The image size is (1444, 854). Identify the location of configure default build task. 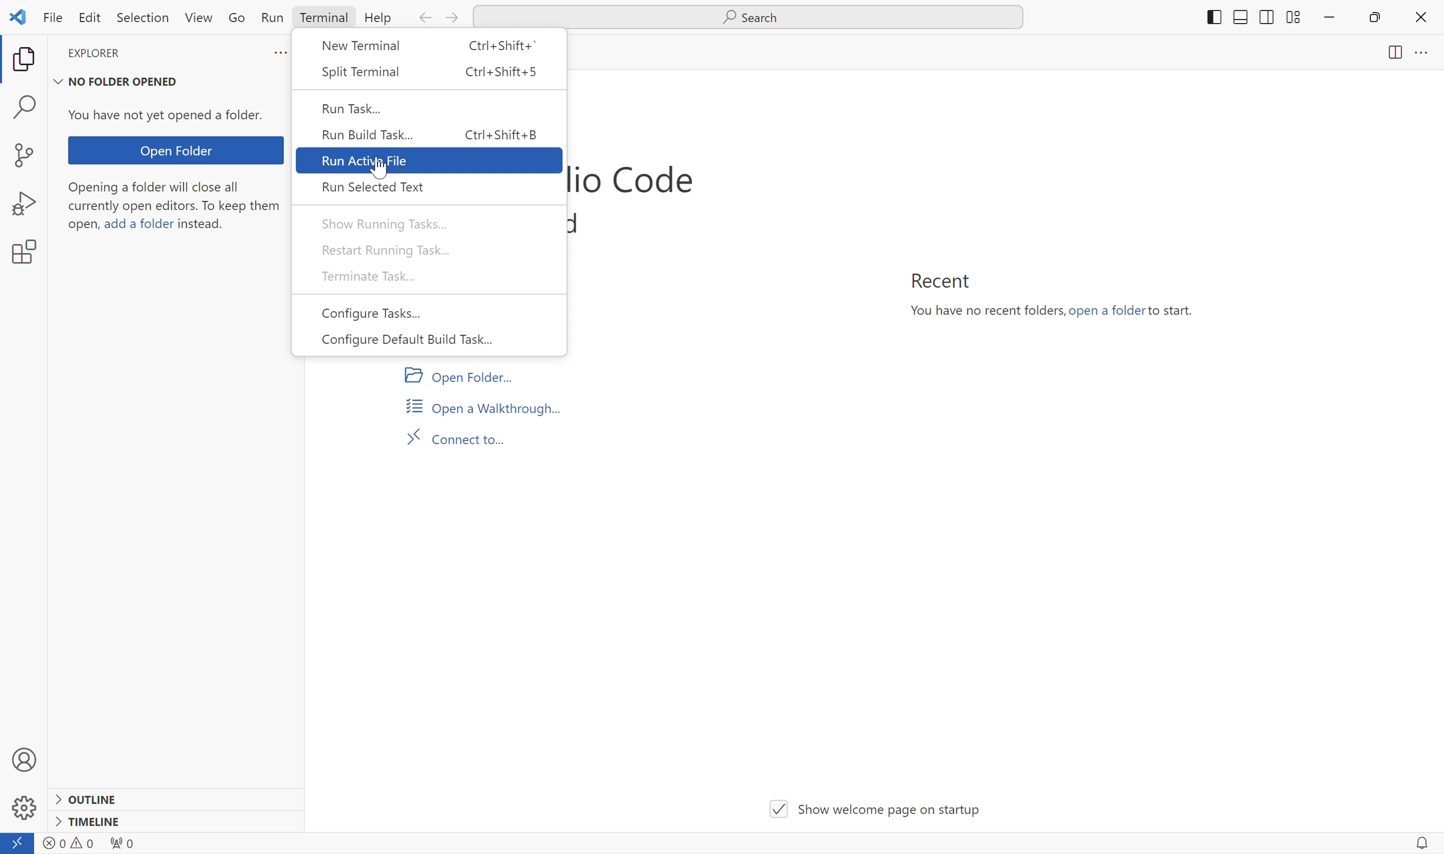
(429, 340).